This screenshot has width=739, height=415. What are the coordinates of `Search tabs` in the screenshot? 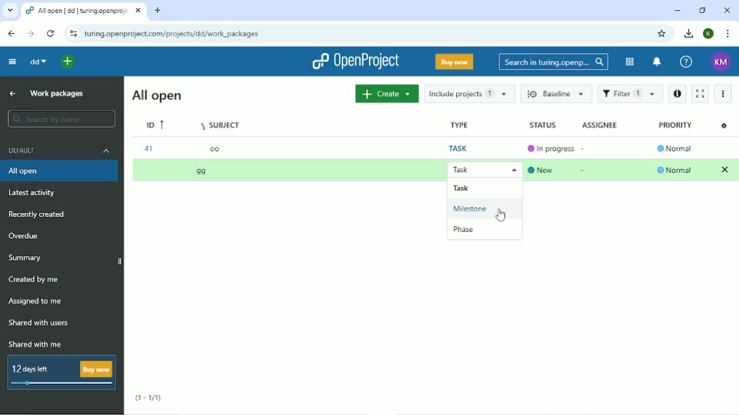 It's located at (9, 10).